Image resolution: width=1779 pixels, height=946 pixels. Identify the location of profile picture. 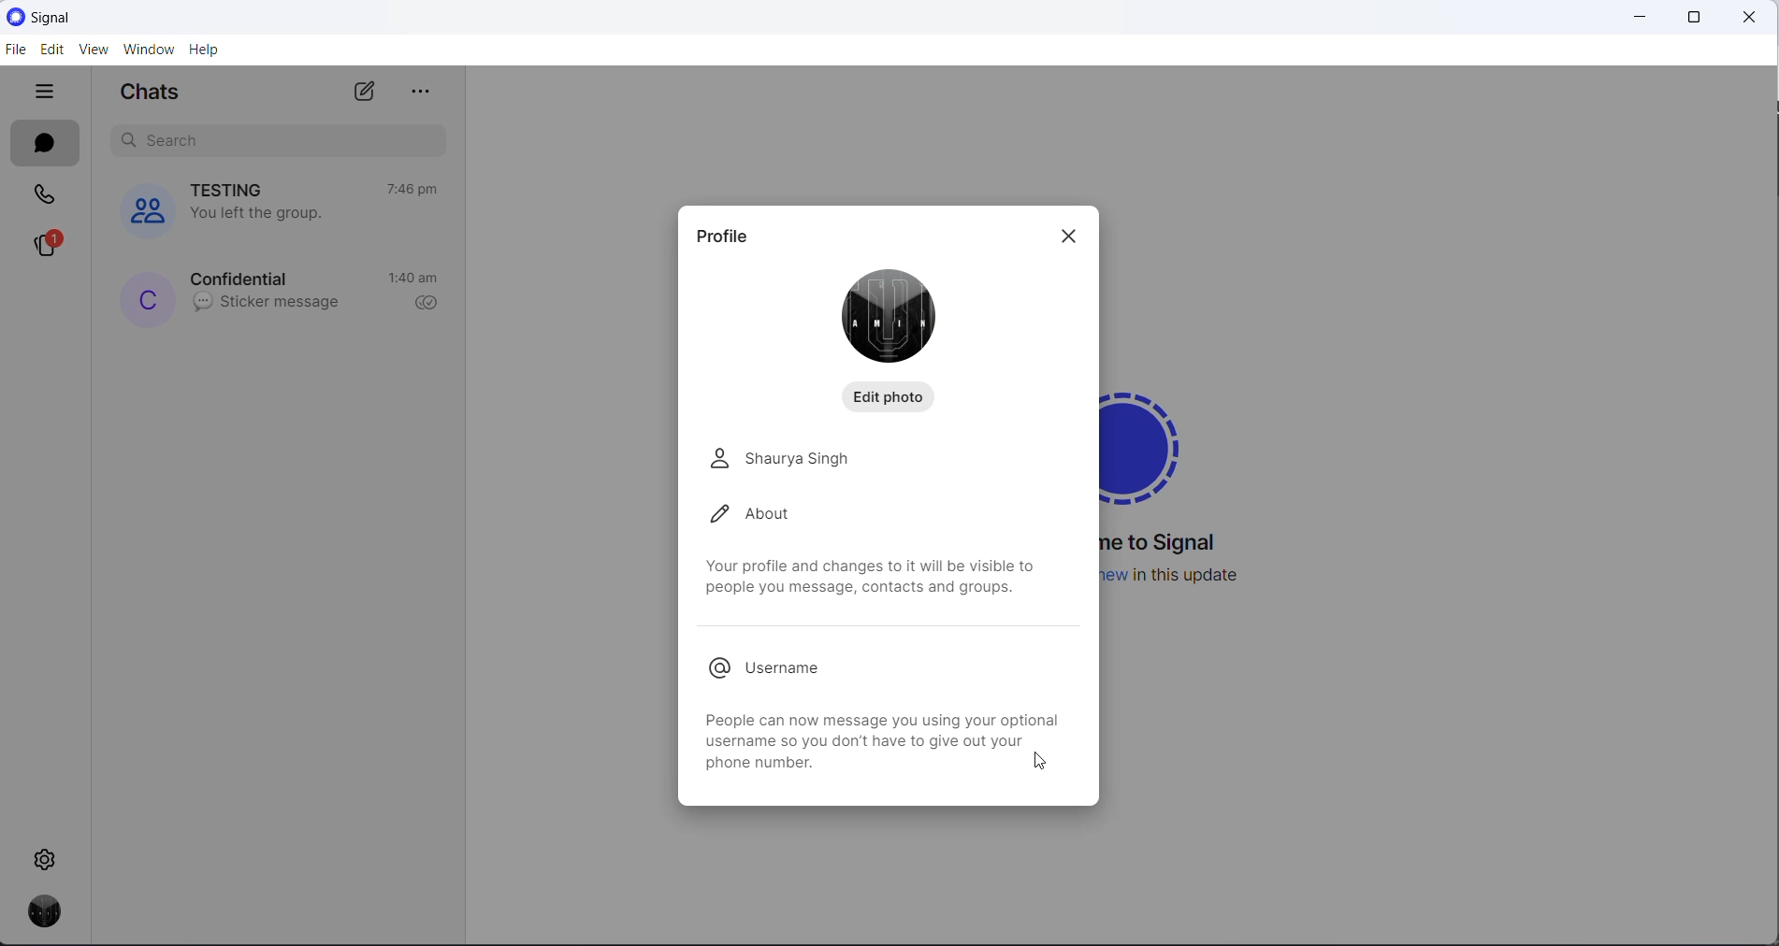
(894, 315).